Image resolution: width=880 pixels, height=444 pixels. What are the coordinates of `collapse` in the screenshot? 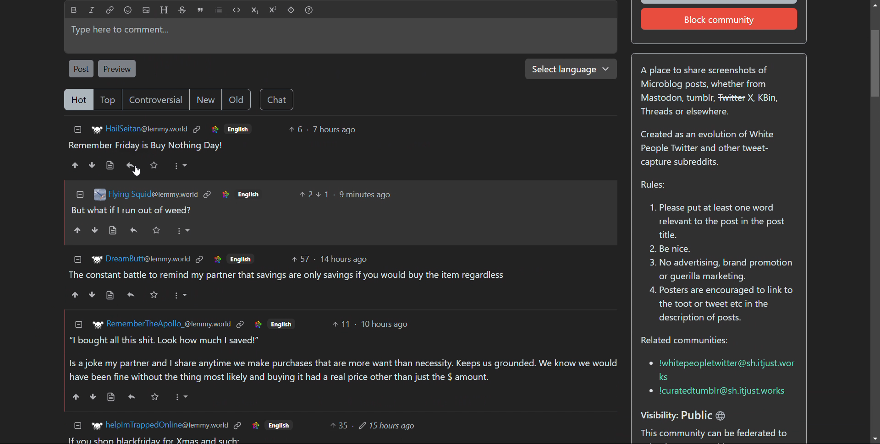 It's located at (80, 194).